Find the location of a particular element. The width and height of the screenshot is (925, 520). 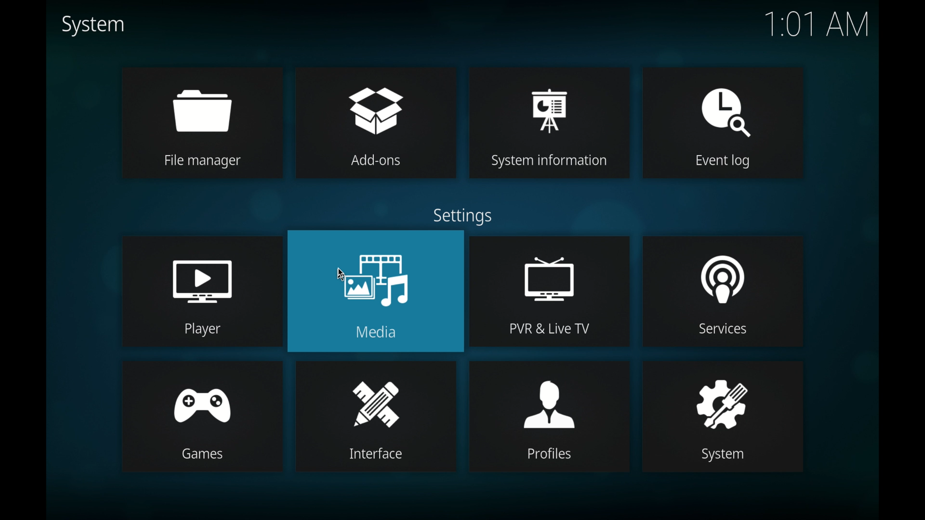

Interface is located at coordinates (375, 456).